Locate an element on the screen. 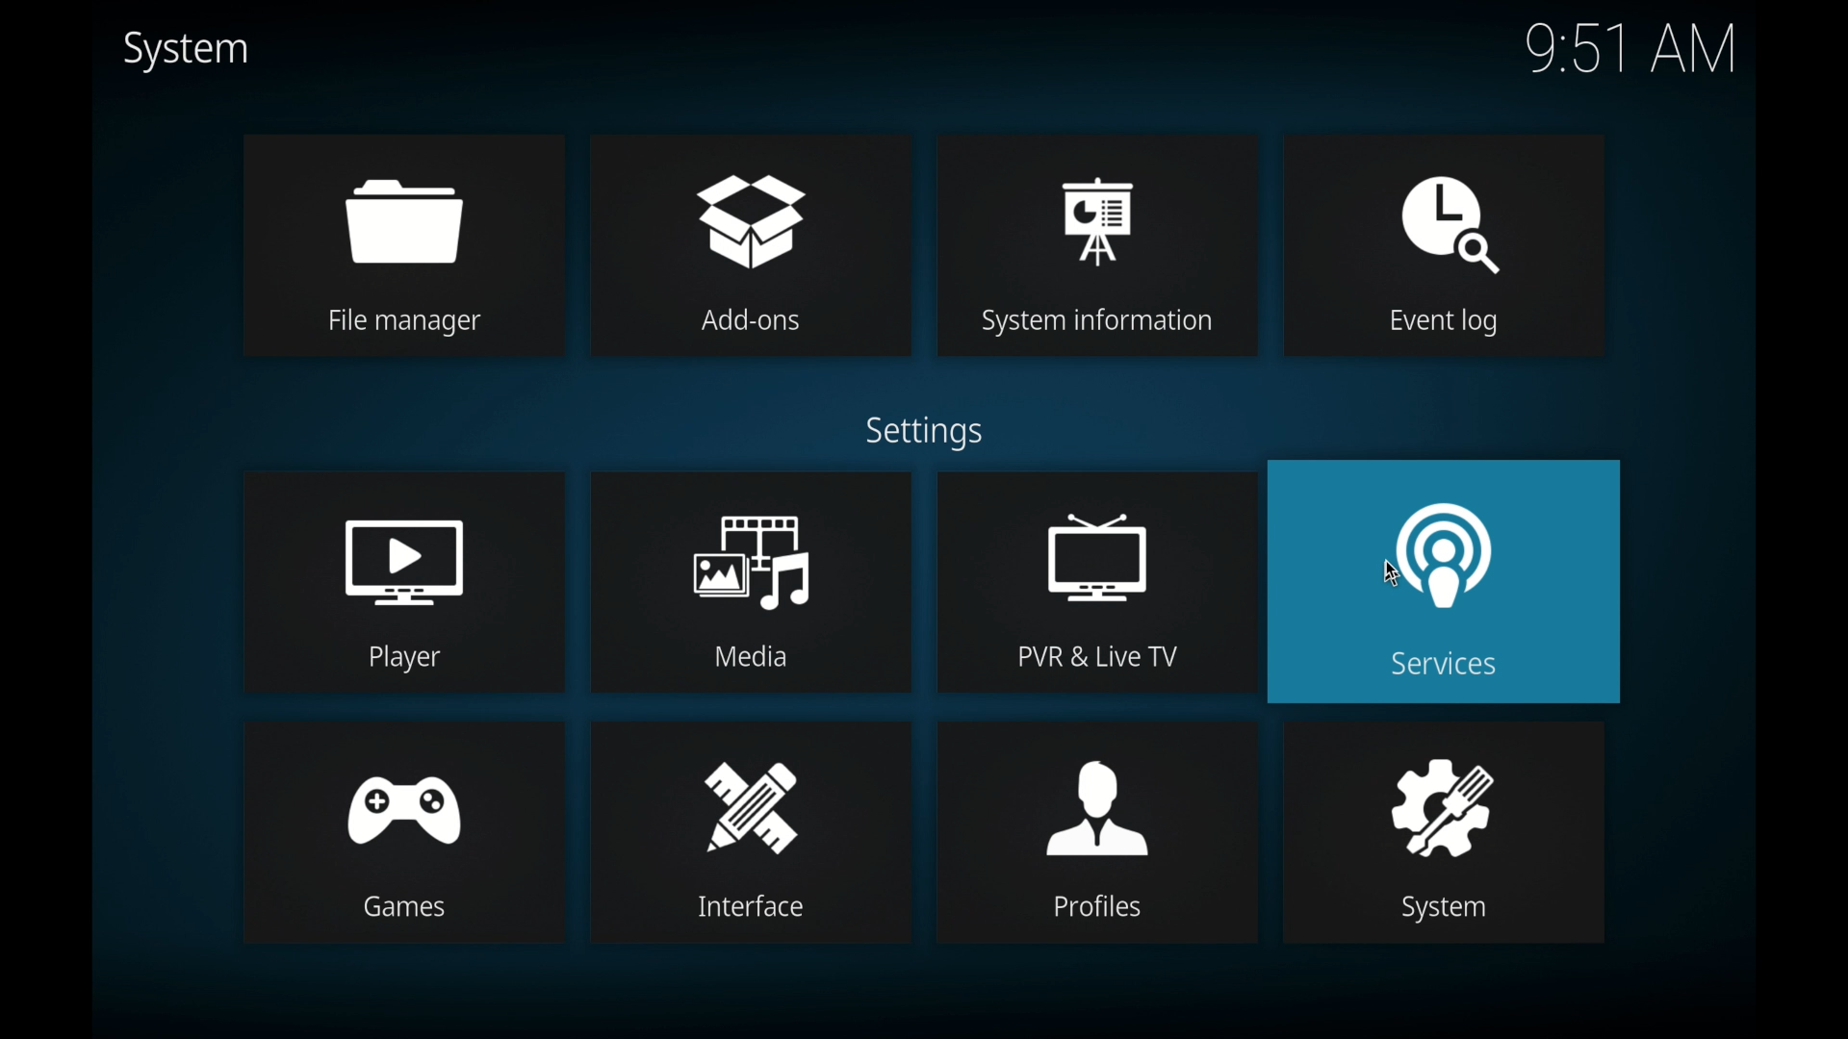  system is located at coordinates (1444, 832).